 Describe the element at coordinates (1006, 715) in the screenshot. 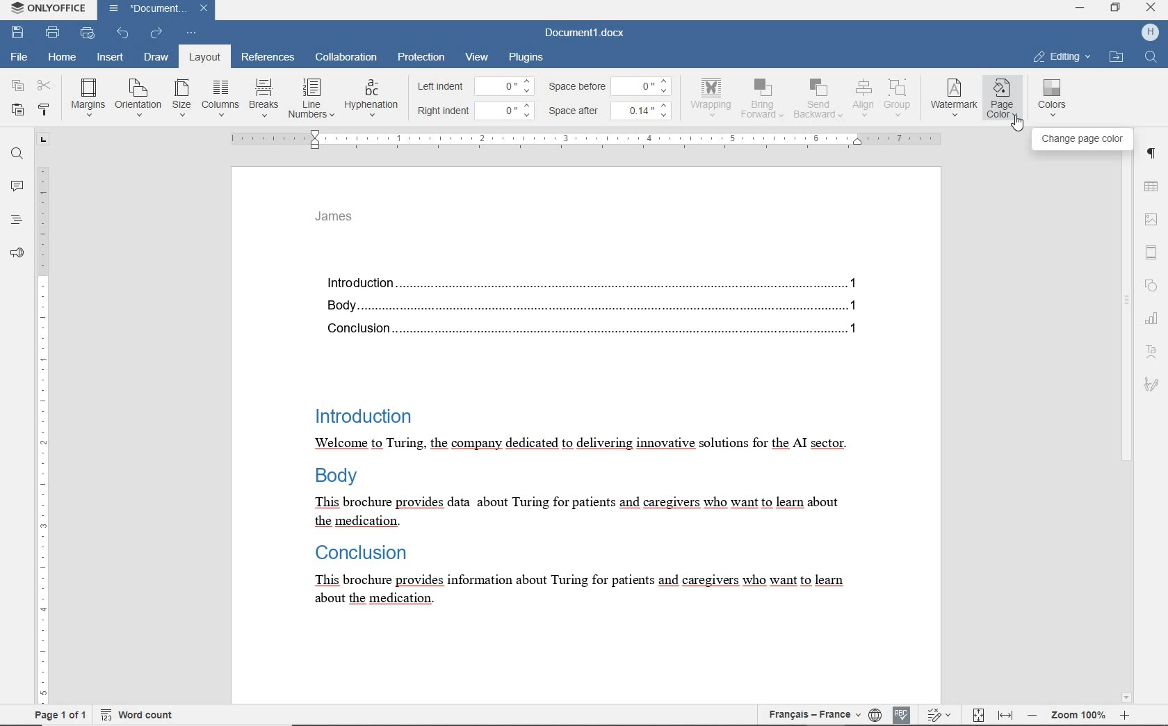

I see `fit to width` at that location.